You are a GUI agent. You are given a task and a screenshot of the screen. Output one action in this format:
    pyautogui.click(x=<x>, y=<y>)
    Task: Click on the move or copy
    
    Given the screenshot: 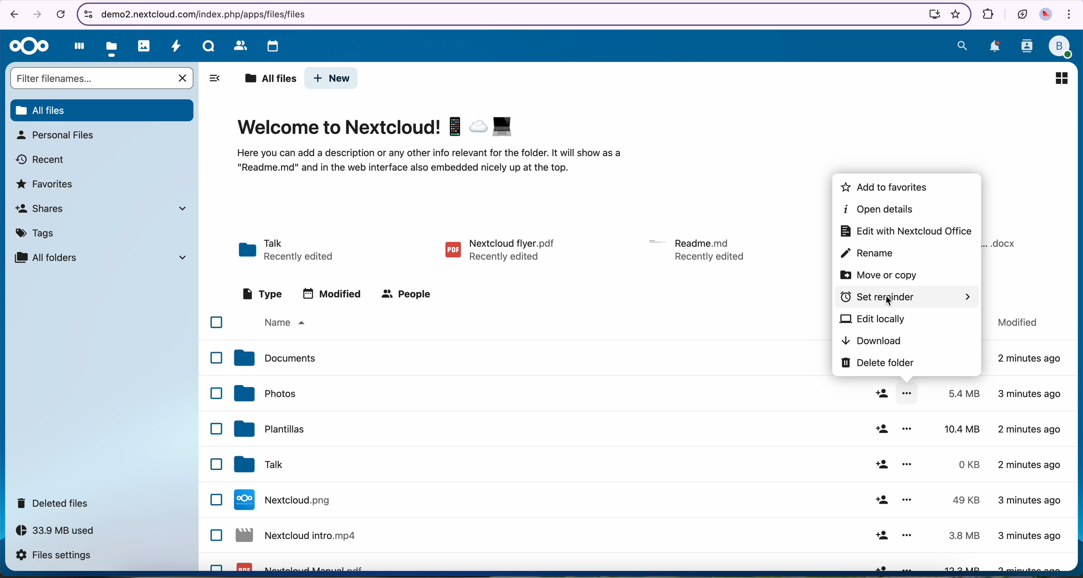 What is the action you would take?
    pyautogui.click(x=881, y=275)
    